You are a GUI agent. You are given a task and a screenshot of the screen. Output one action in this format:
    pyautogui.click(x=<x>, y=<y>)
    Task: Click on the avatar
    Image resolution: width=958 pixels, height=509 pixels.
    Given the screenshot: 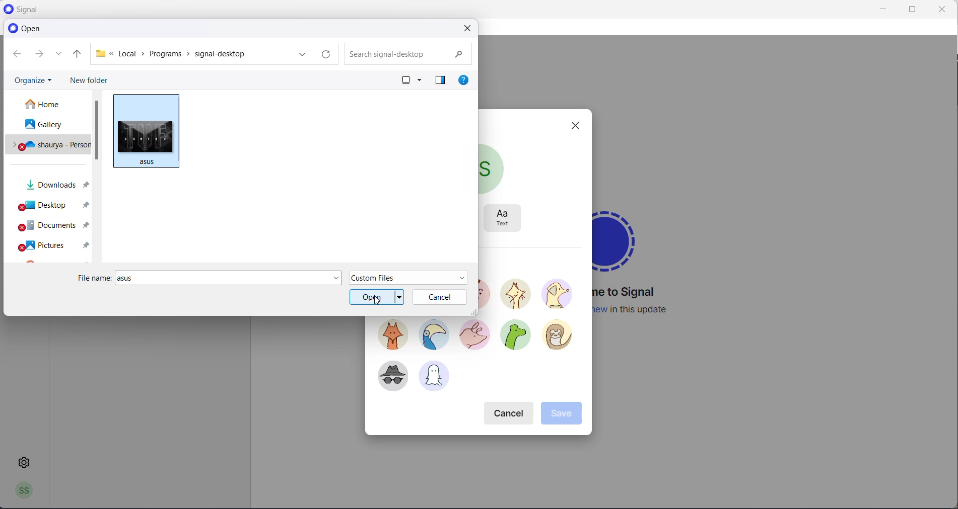 What is the action you would take?
    pyautogui.click(x=560, y=338)
    